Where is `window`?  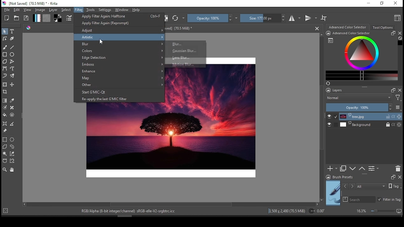
window is located at coordinates (122, 10).